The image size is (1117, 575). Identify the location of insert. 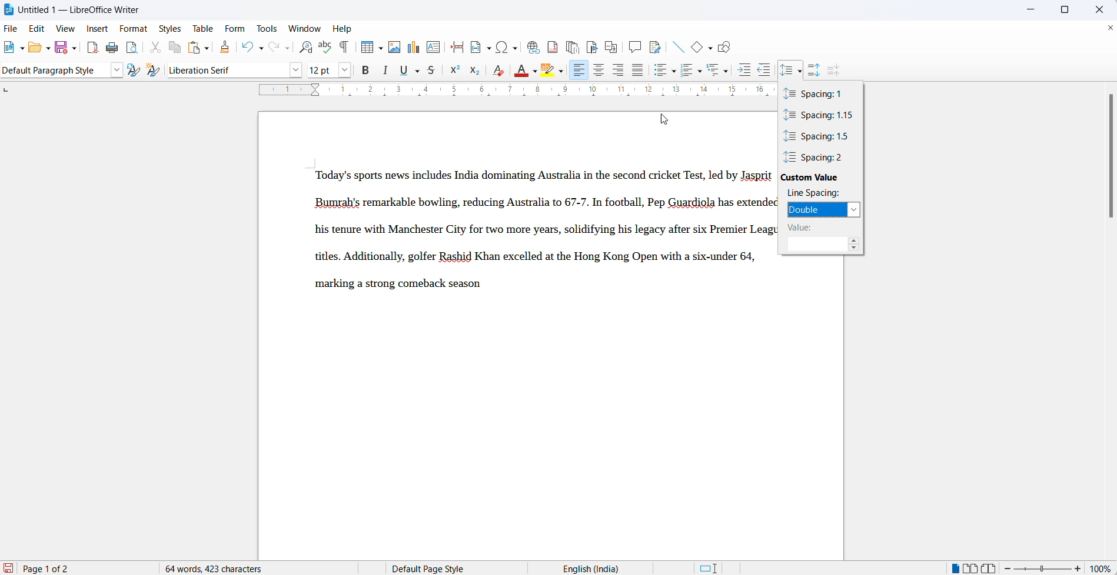
(98, 28).